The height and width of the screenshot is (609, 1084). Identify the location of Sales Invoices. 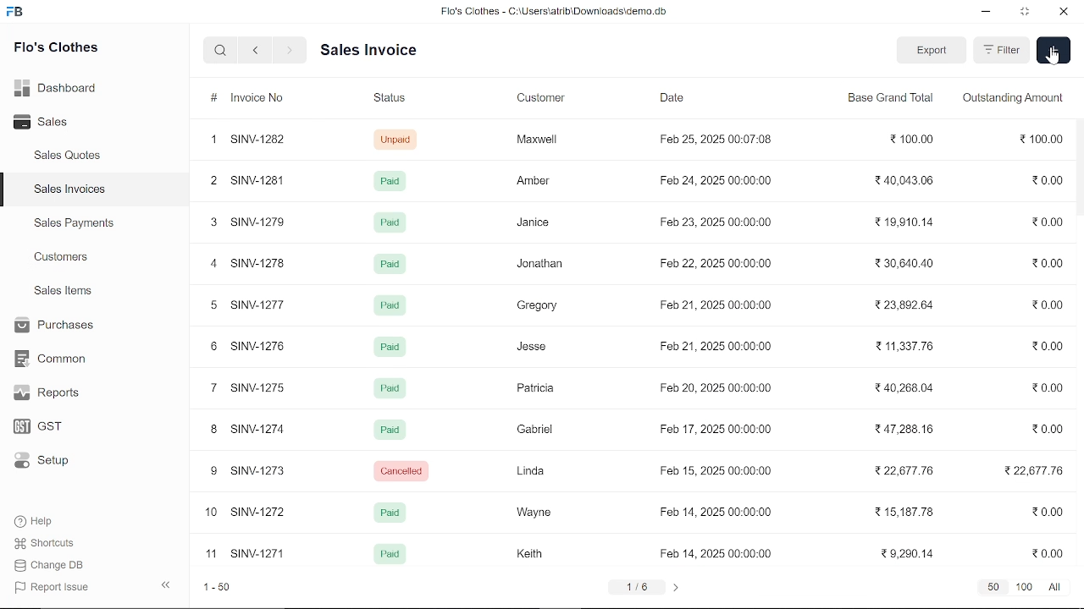
(75, 191).